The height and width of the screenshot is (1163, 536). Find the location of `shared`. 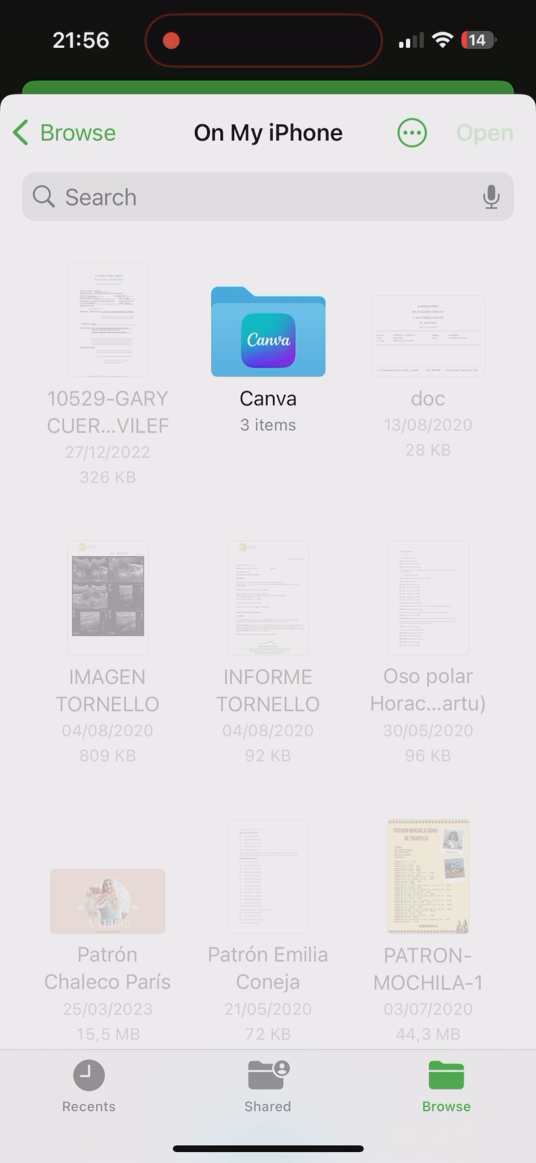

shared is located at coordinates (275, 1092).